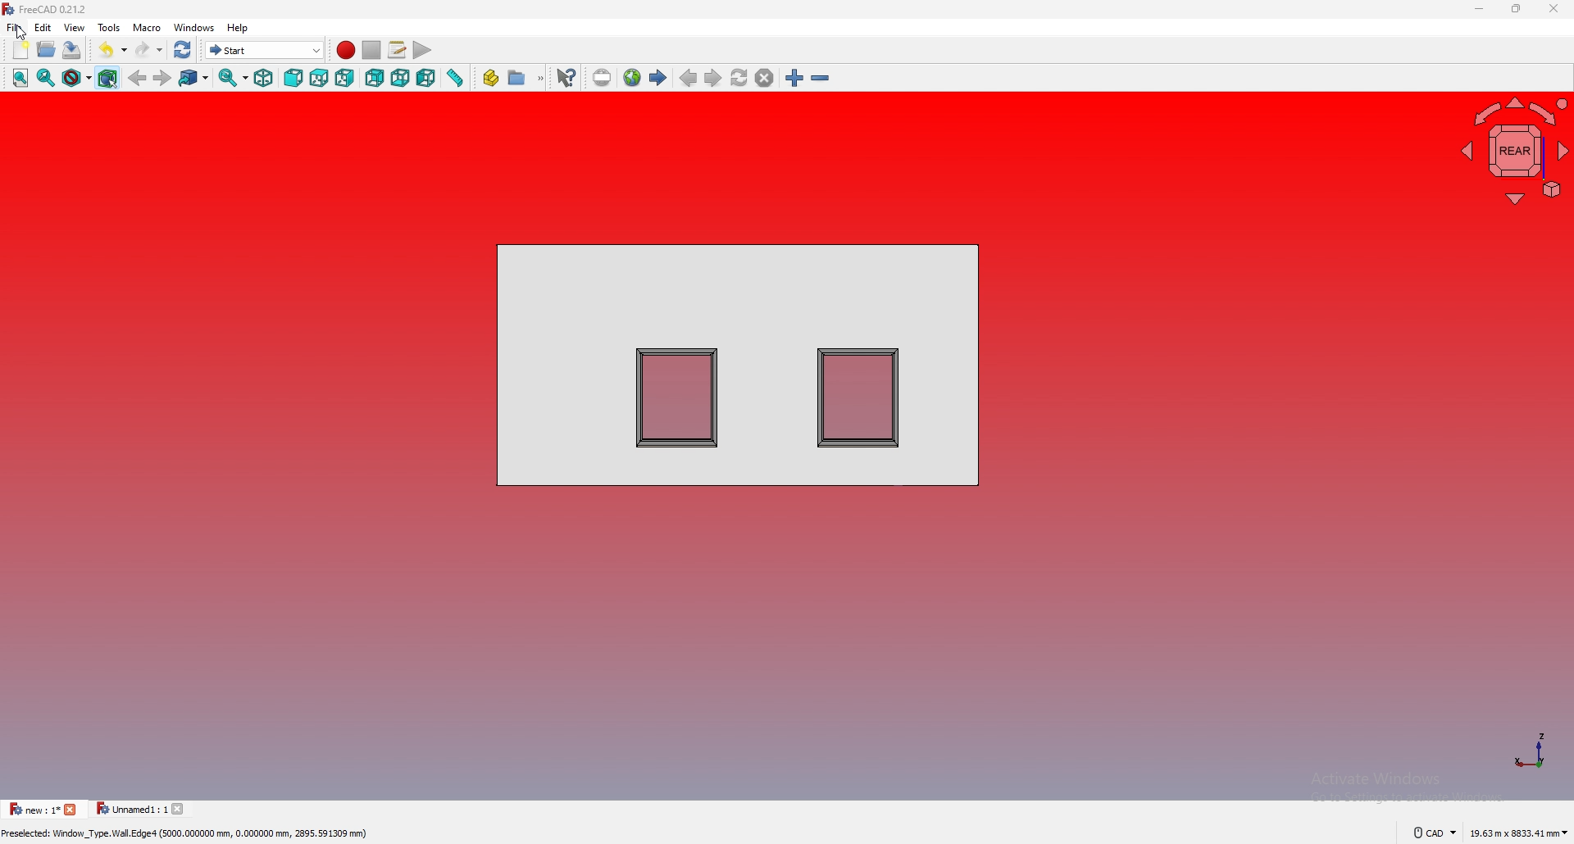 This screenshot has height=844, width=1574. What do you see at coordinates (108, 27) in the screenshot?
I see `tools` at bounding box center [108, 27].